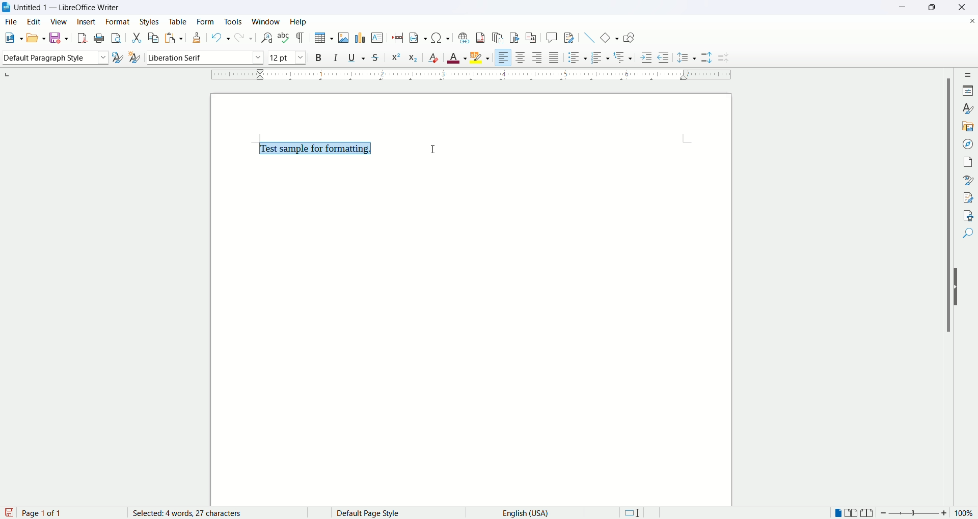 The image size is (978, 519). Describe the element at coordinates (607, 38) in the screenshot. I see `basic shapes` at that location.